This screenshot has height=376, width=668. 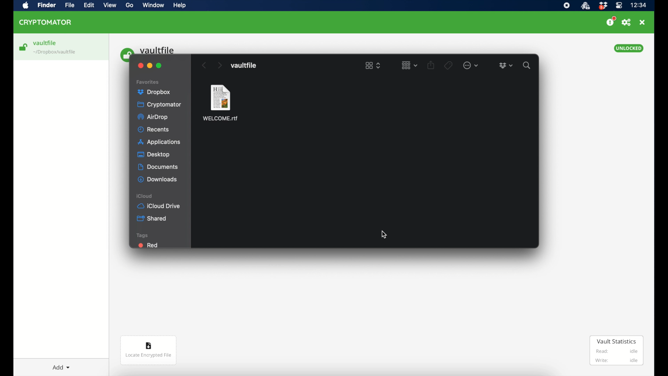 I want to click on welcome.rtf, so click(x=220, y=102).